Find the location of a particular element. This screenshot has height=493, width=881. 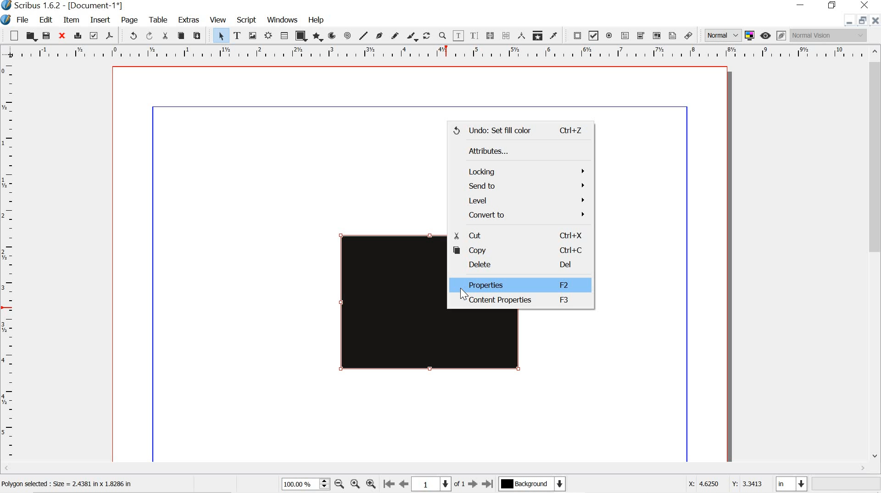

pdf push button is located at coordinates (575, 35).